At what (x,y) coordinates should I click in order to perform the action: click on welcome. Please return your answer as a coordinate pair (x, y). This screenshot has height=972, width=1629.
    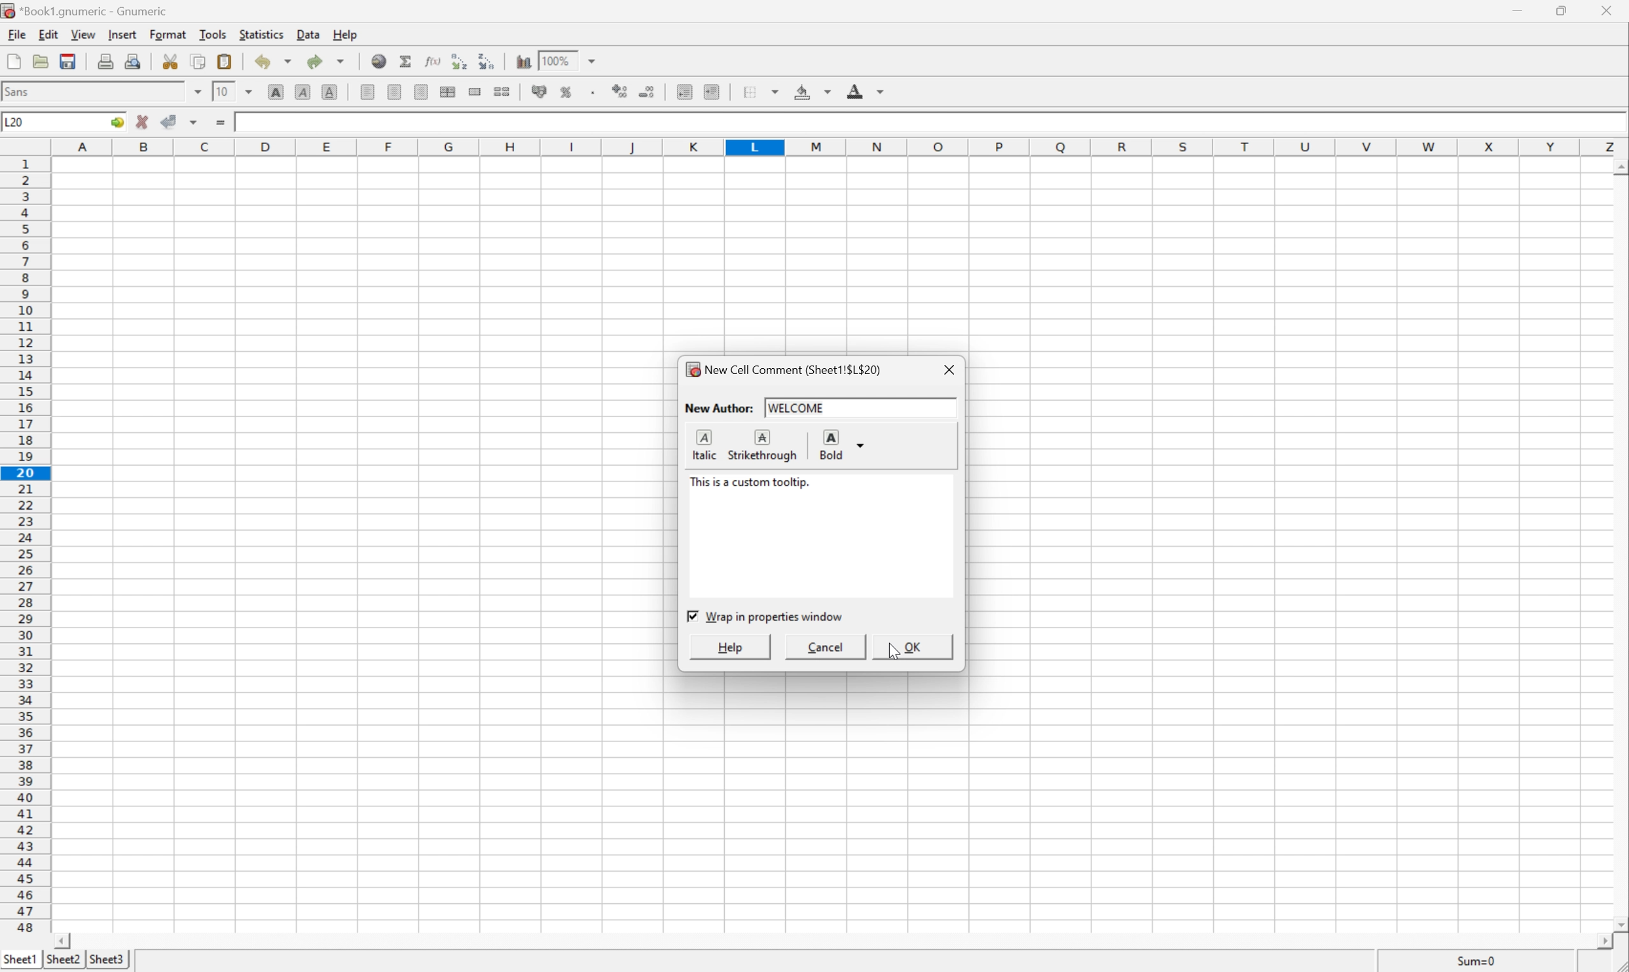
    Looking at the image, I should click on (796, 407).